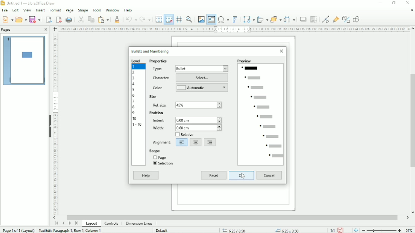  What do you see at coordinates (356, 230) in the screenshot?
I see `fit page to current window` at bounding box center [356, 230].